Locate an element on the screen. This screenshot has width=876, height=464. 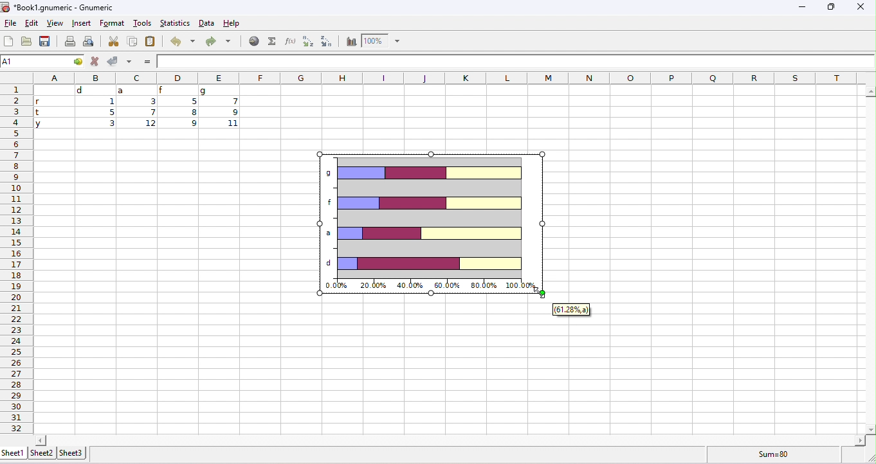
view is located at coordinates (55, 23).